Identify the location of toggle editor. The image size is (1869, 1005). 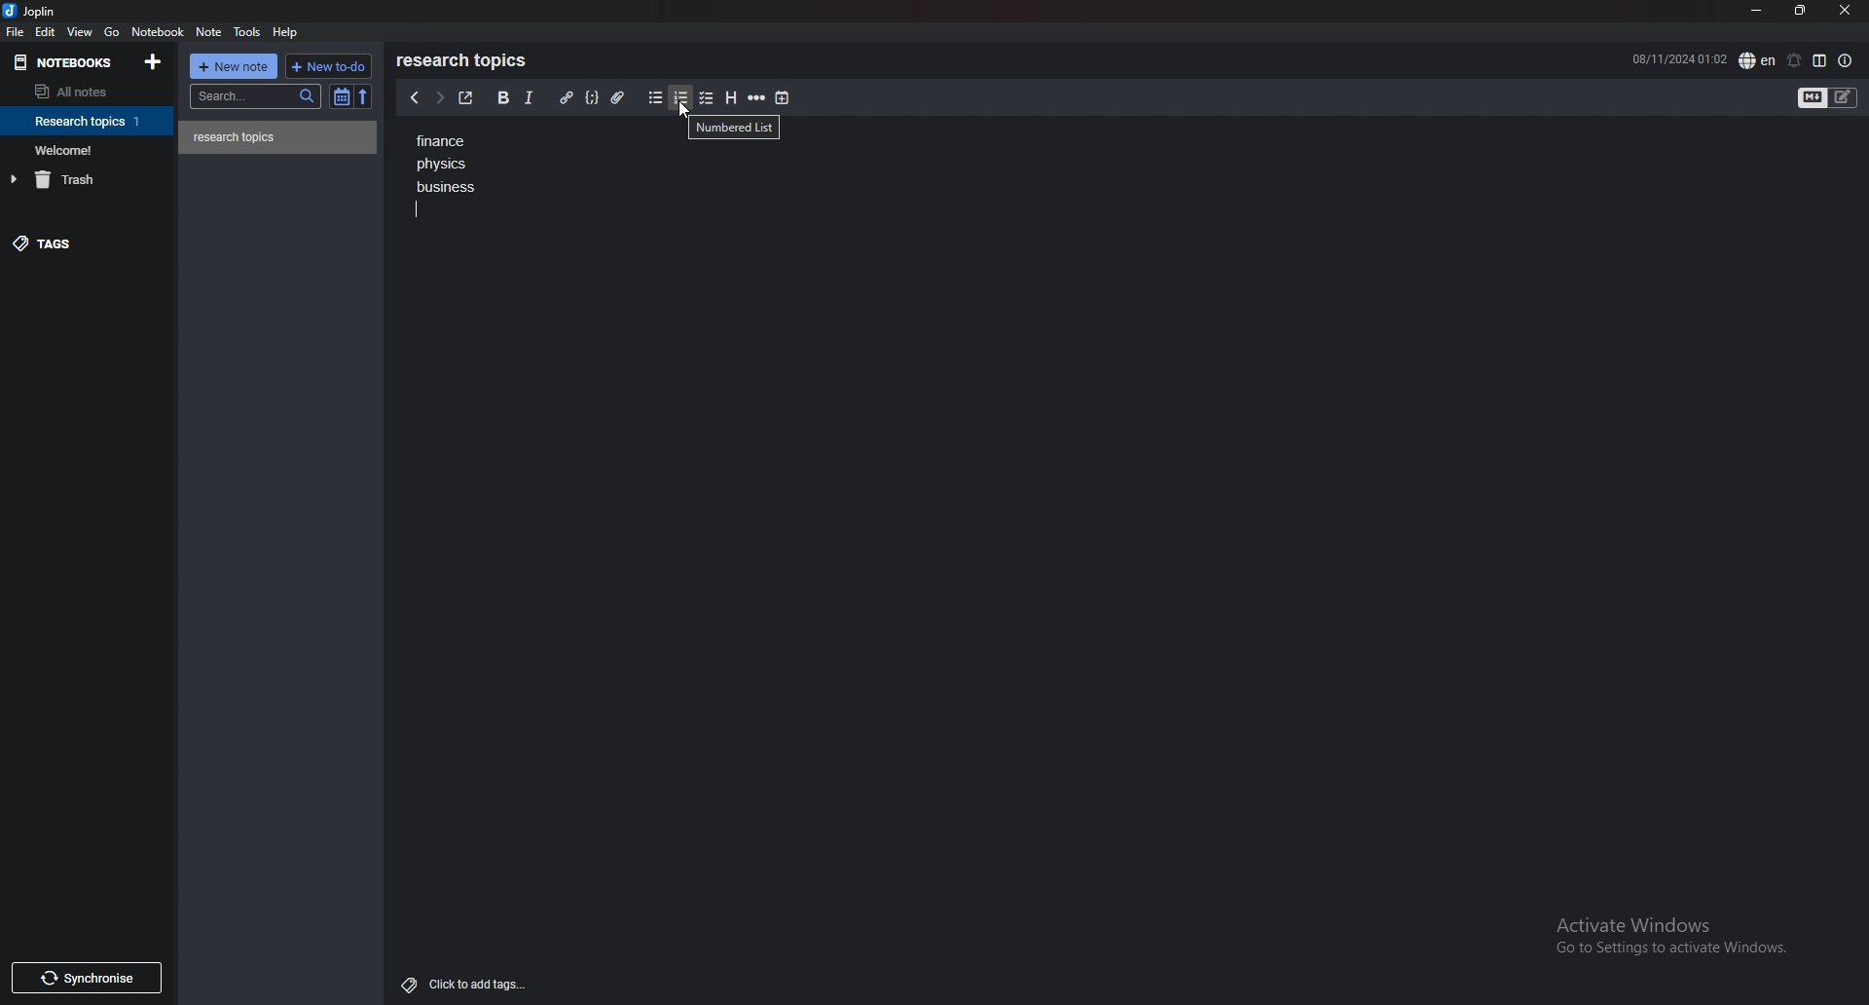
(1829, 97).